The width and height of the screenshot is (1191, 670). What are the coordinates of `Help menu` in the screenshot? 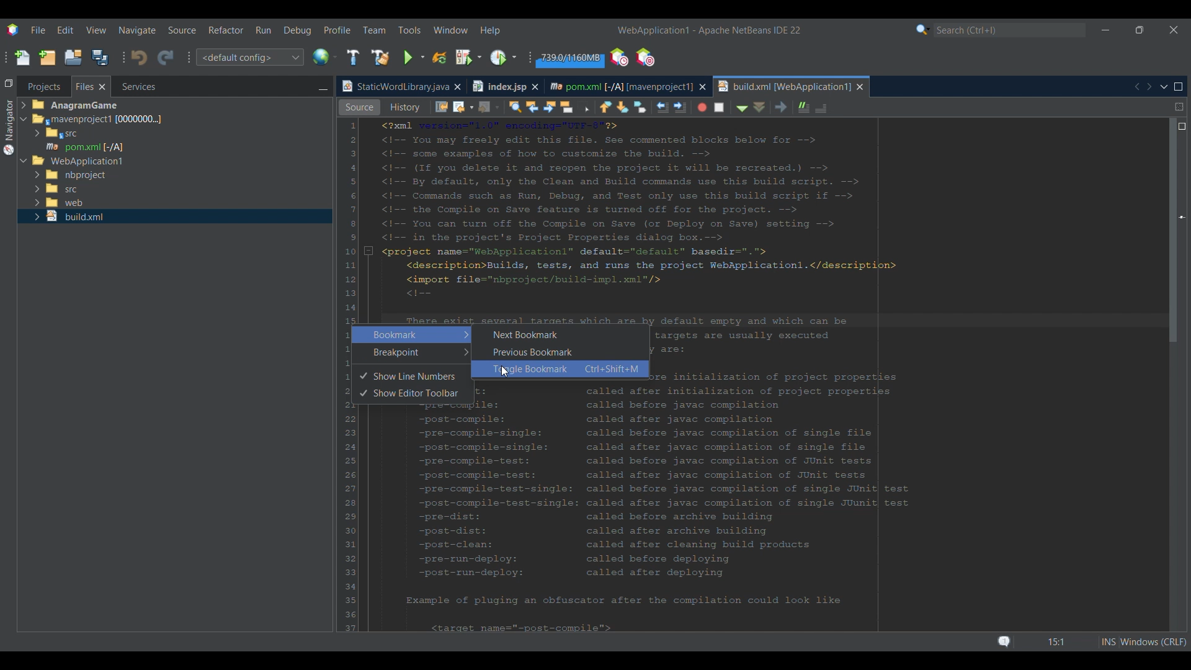 It's located at (489, 31).